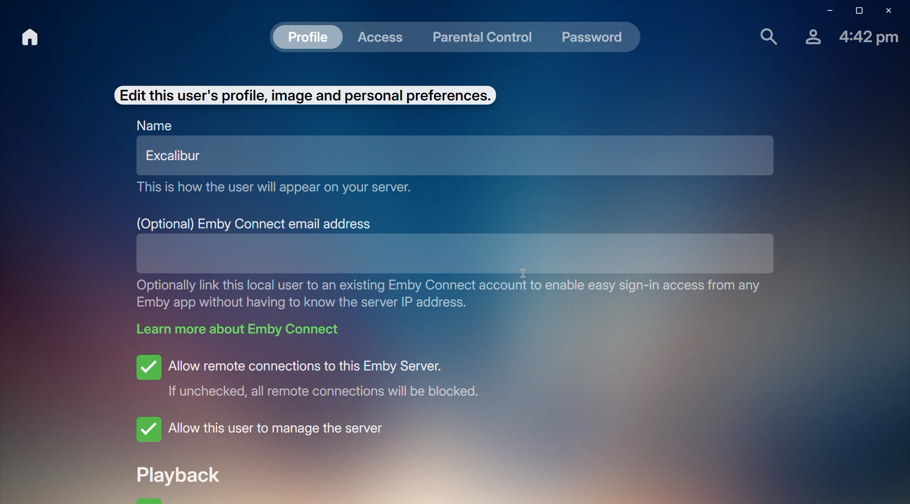 The width and height of the screenshot is (910, 504). I want to click on Name, so click(155, 126).